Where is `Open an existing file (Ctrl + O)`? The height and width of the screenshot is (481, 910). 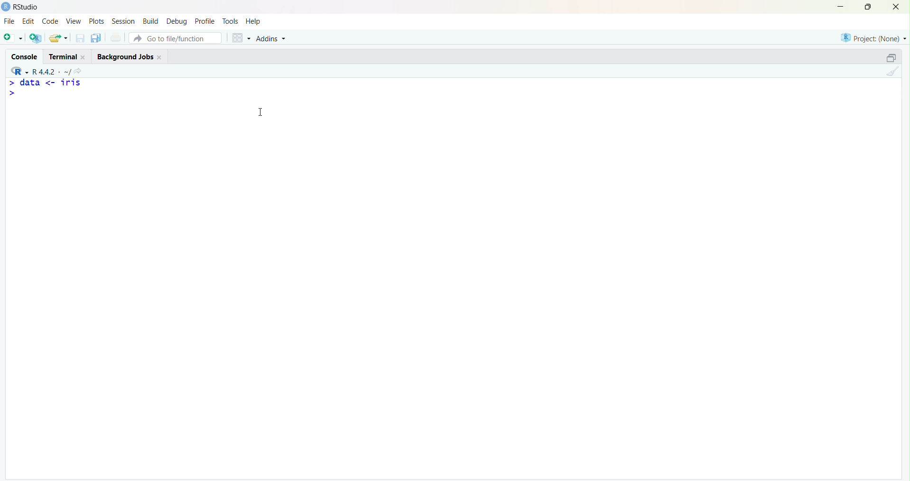 Open an existing file (Ctrl + O) is located at coordinates (59, 38).